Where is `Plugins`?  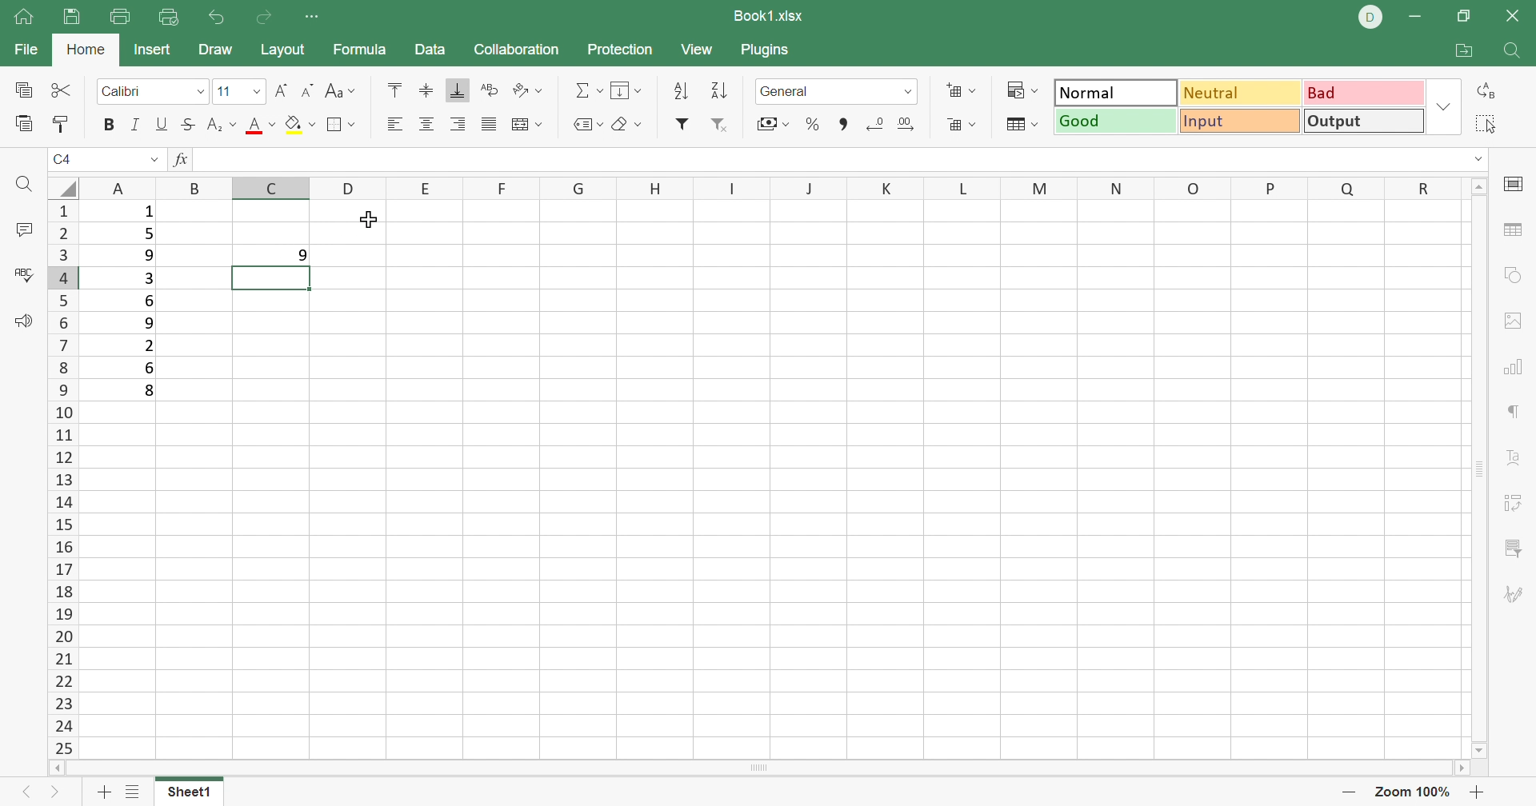
Plugins is located at coordinates (765, 48).